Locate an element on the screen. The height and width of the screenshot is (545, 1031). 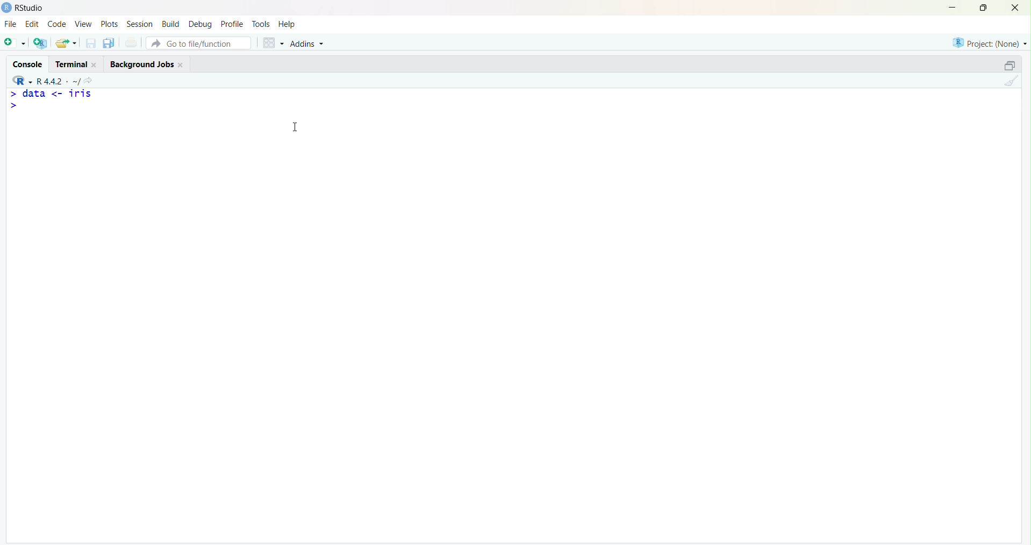
Close is located at coordinates (1015, 9).